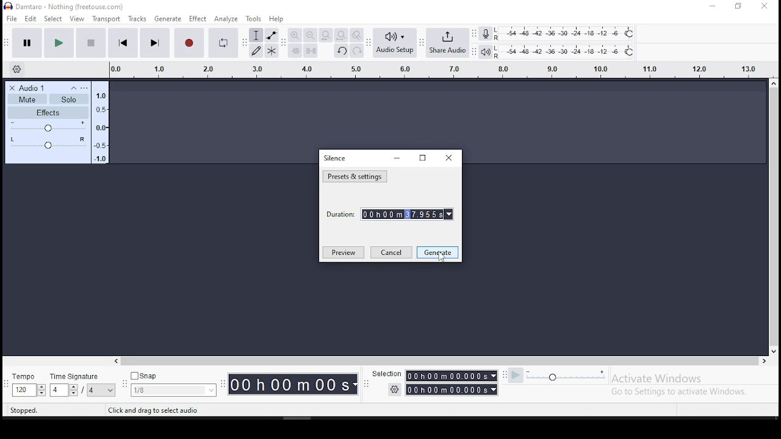 The width and height of the screenshot is (781, 439). What do you see at coordinates (23, 385) in the screenshot?
I see `tempo` at bounding box center [23, 385].